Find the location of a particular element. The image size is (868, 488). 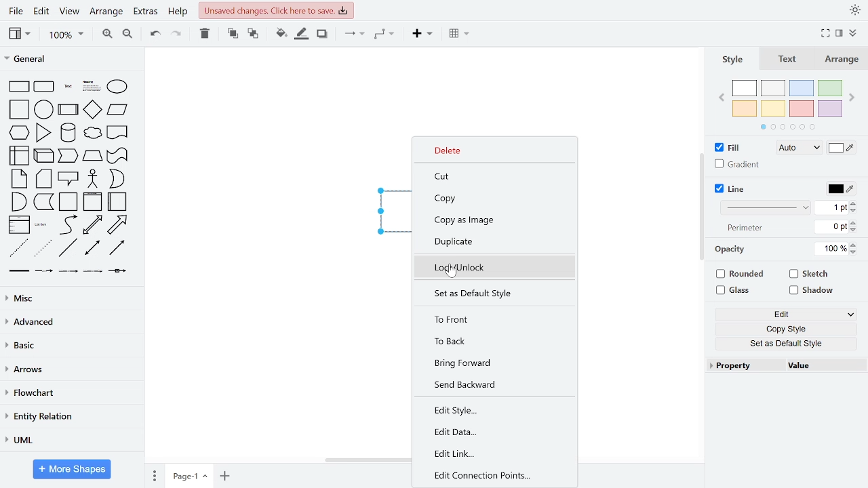

100% is located at coordinates (831, 249).